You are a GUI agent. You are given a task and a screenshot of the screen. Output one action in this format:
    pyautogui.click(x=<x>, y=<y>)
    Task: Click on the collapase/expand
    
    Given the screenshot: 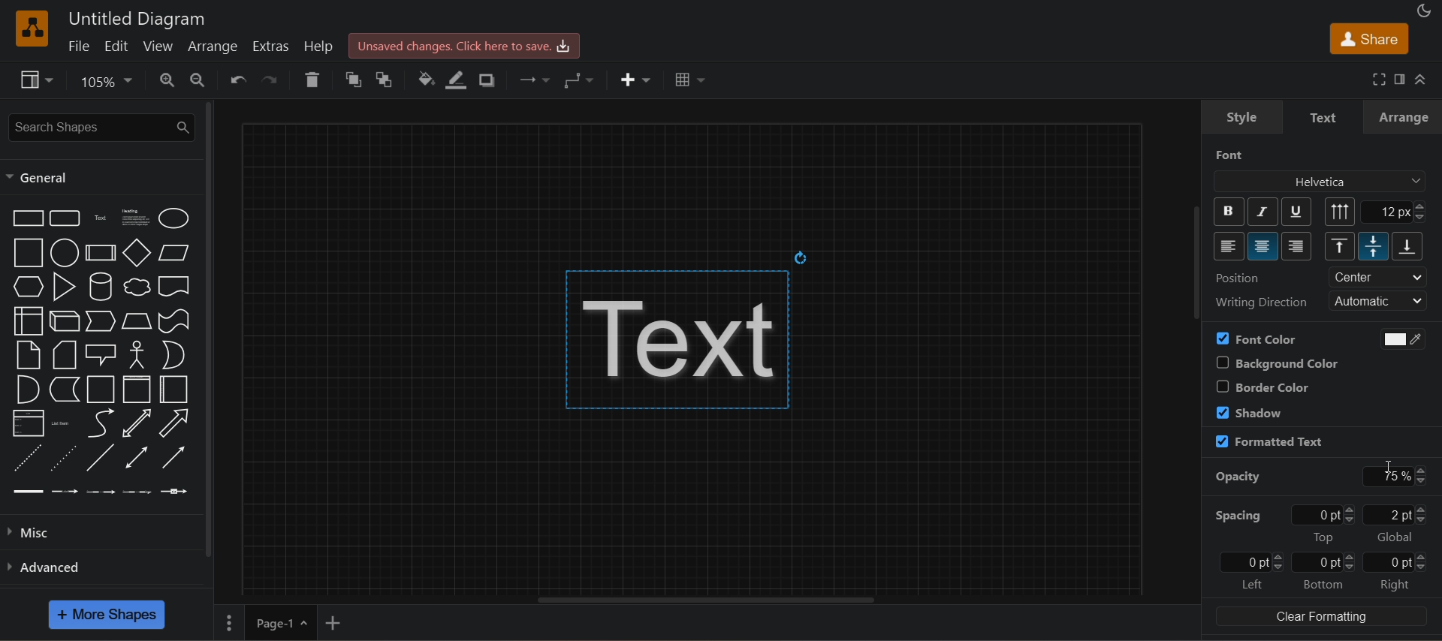 What is the action you would take?
    pyautogui.click(x=1421, y=80)
    